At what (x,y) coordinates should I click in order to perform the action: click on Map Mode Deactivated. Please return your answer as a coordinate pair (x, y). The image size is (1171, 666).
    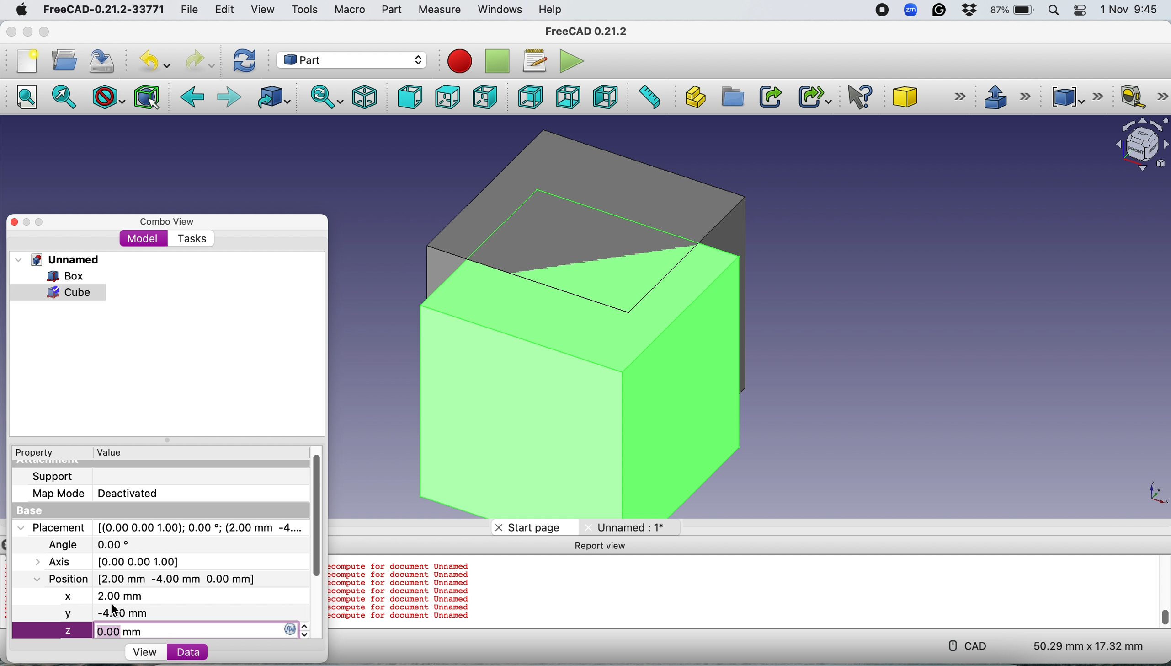
    Looking at the image, I should click on (95, 494).